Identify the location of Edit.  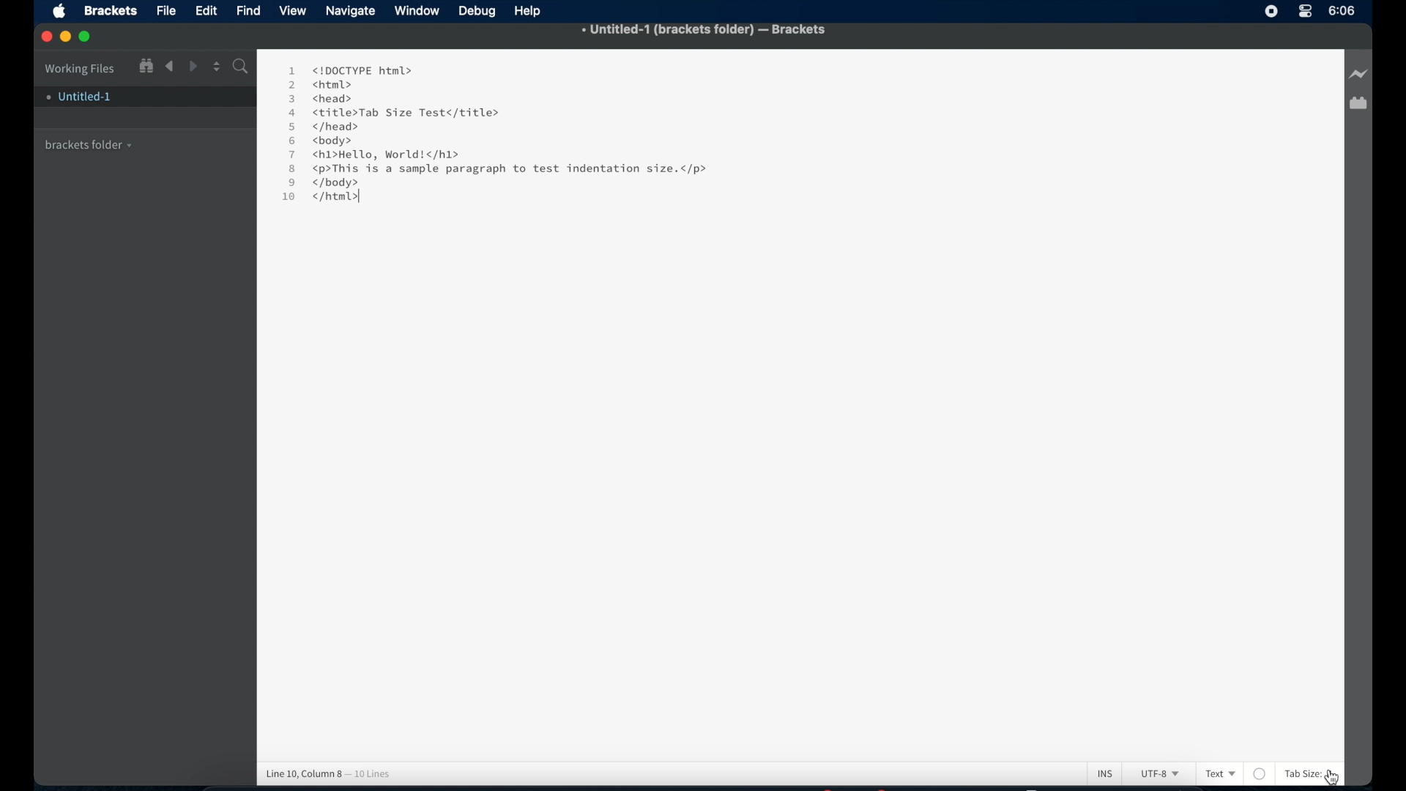
(209, 11).